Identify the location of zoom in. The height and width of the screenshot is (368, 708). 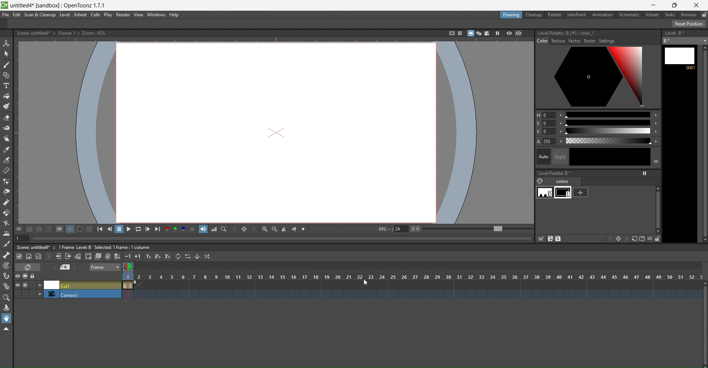
(264, 229).